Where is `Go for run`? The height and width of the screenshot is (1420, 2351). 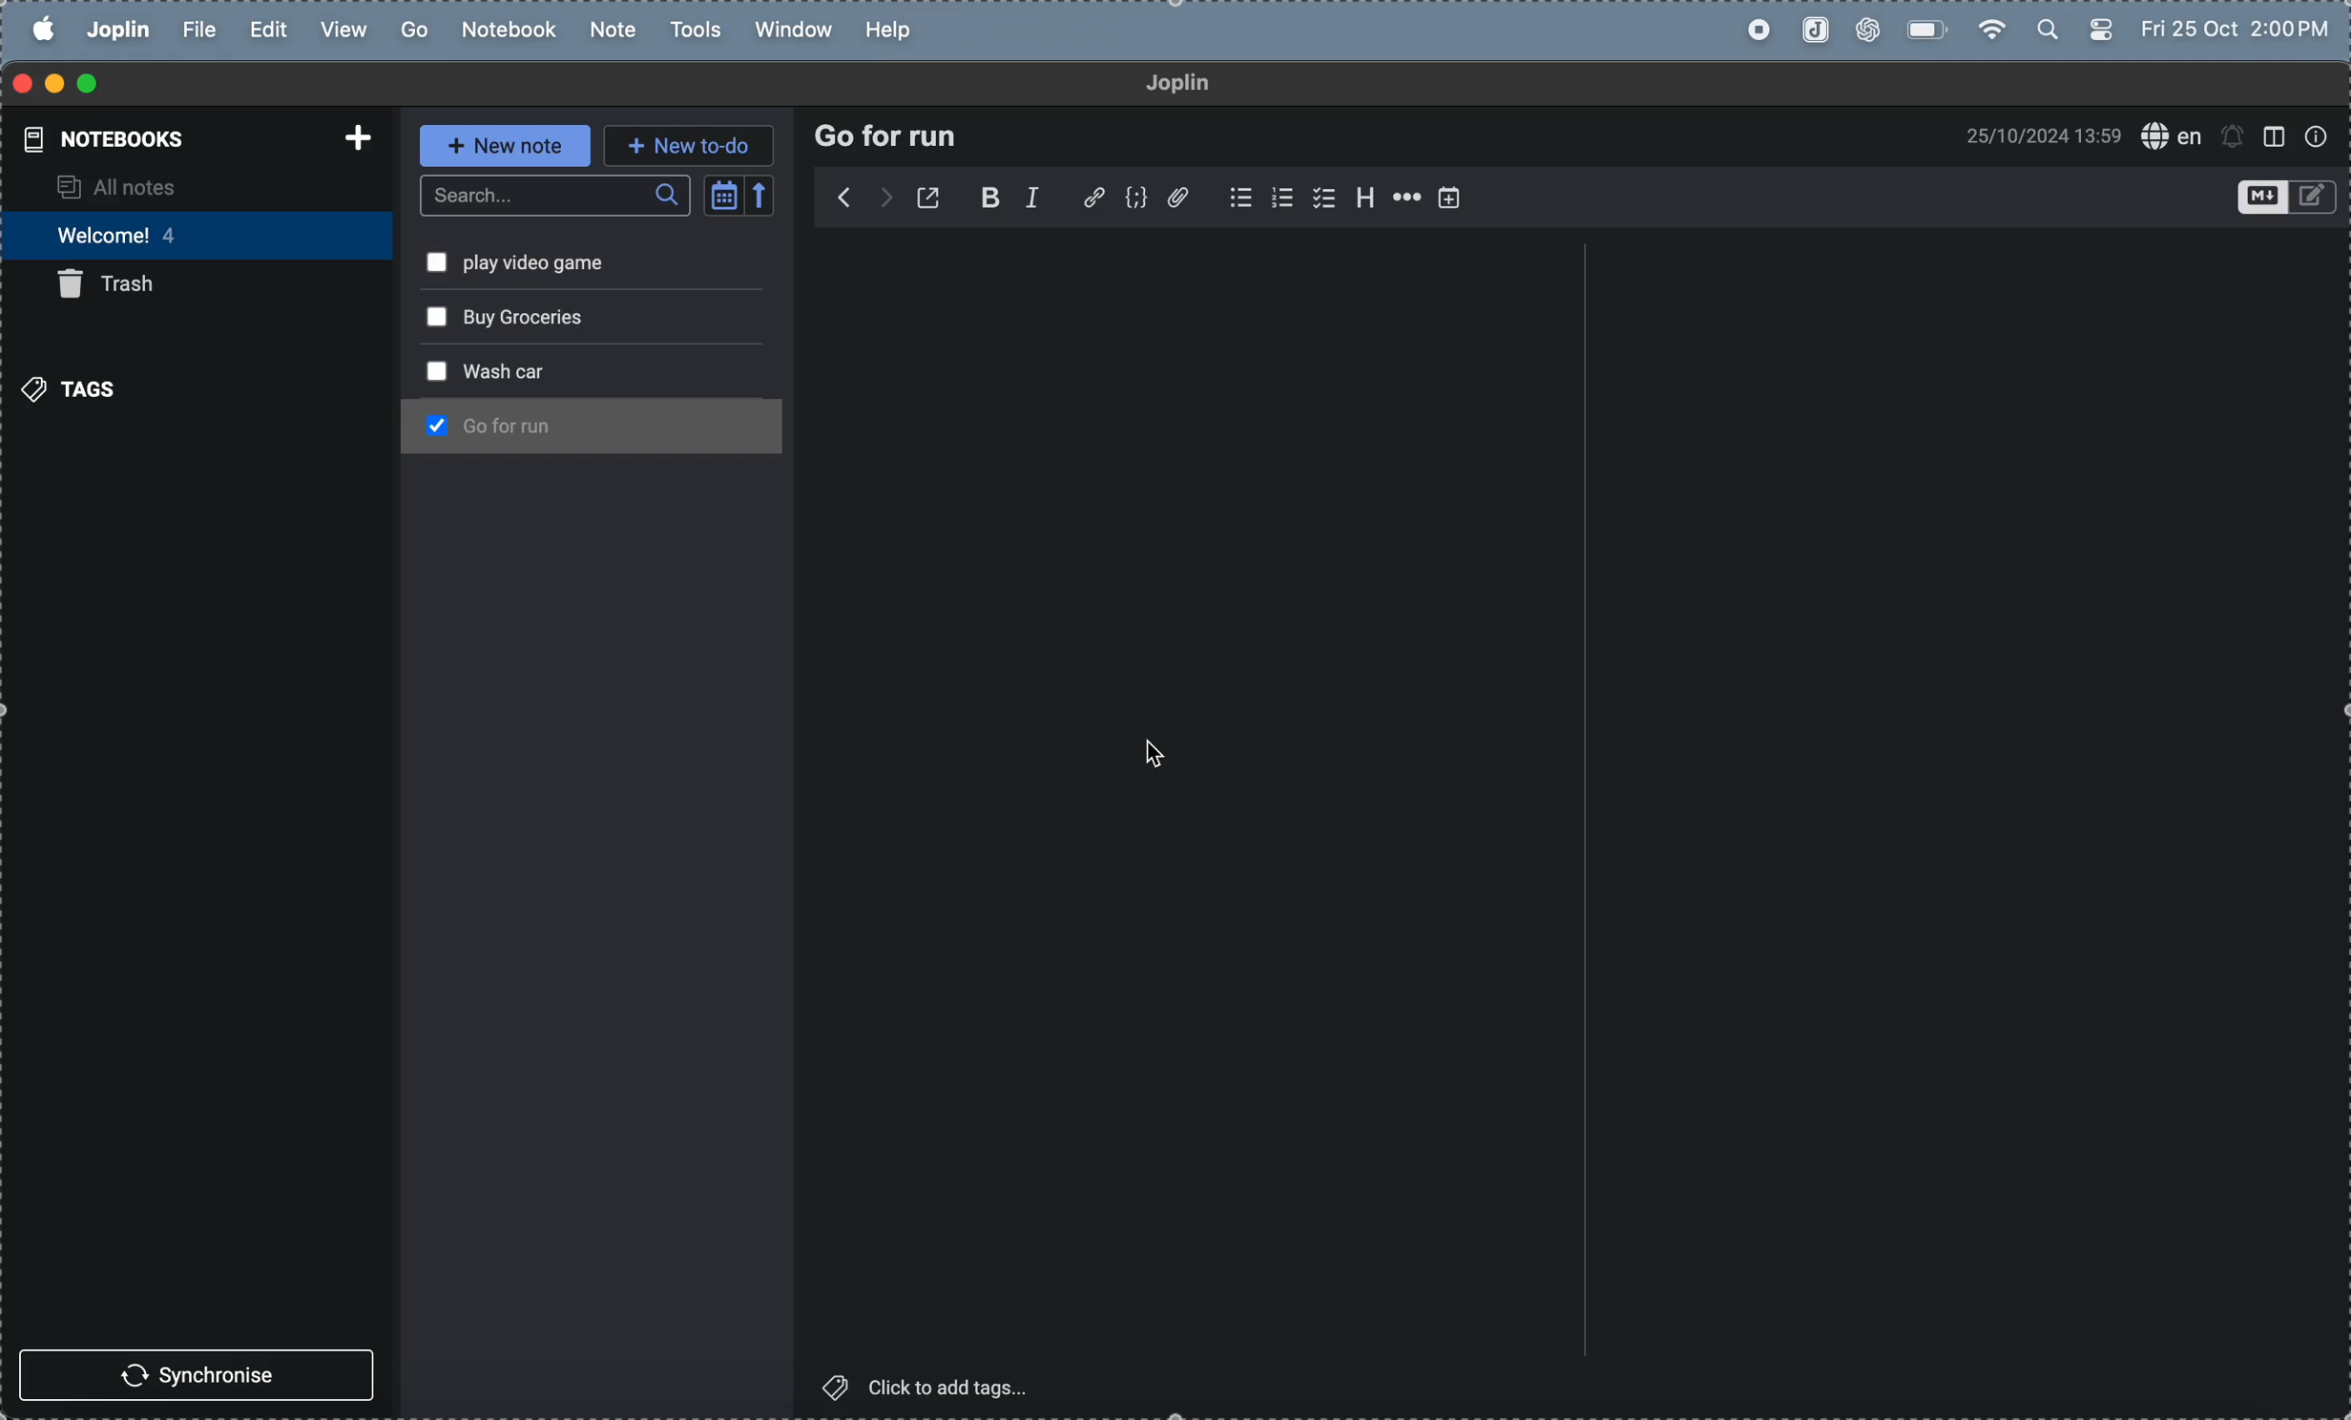 Go for run is located at coordinates (898, 136).